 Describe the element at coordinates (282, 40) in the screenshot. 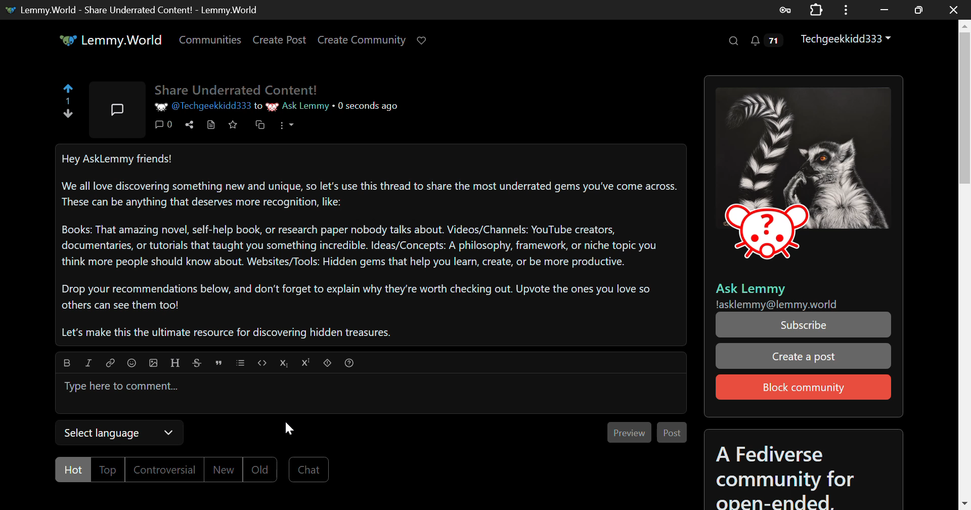

I see `Create Post` at that location.